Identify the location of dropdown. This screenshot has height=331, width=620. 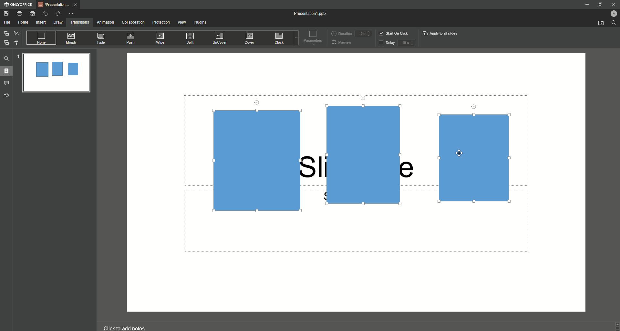
(295, 39).